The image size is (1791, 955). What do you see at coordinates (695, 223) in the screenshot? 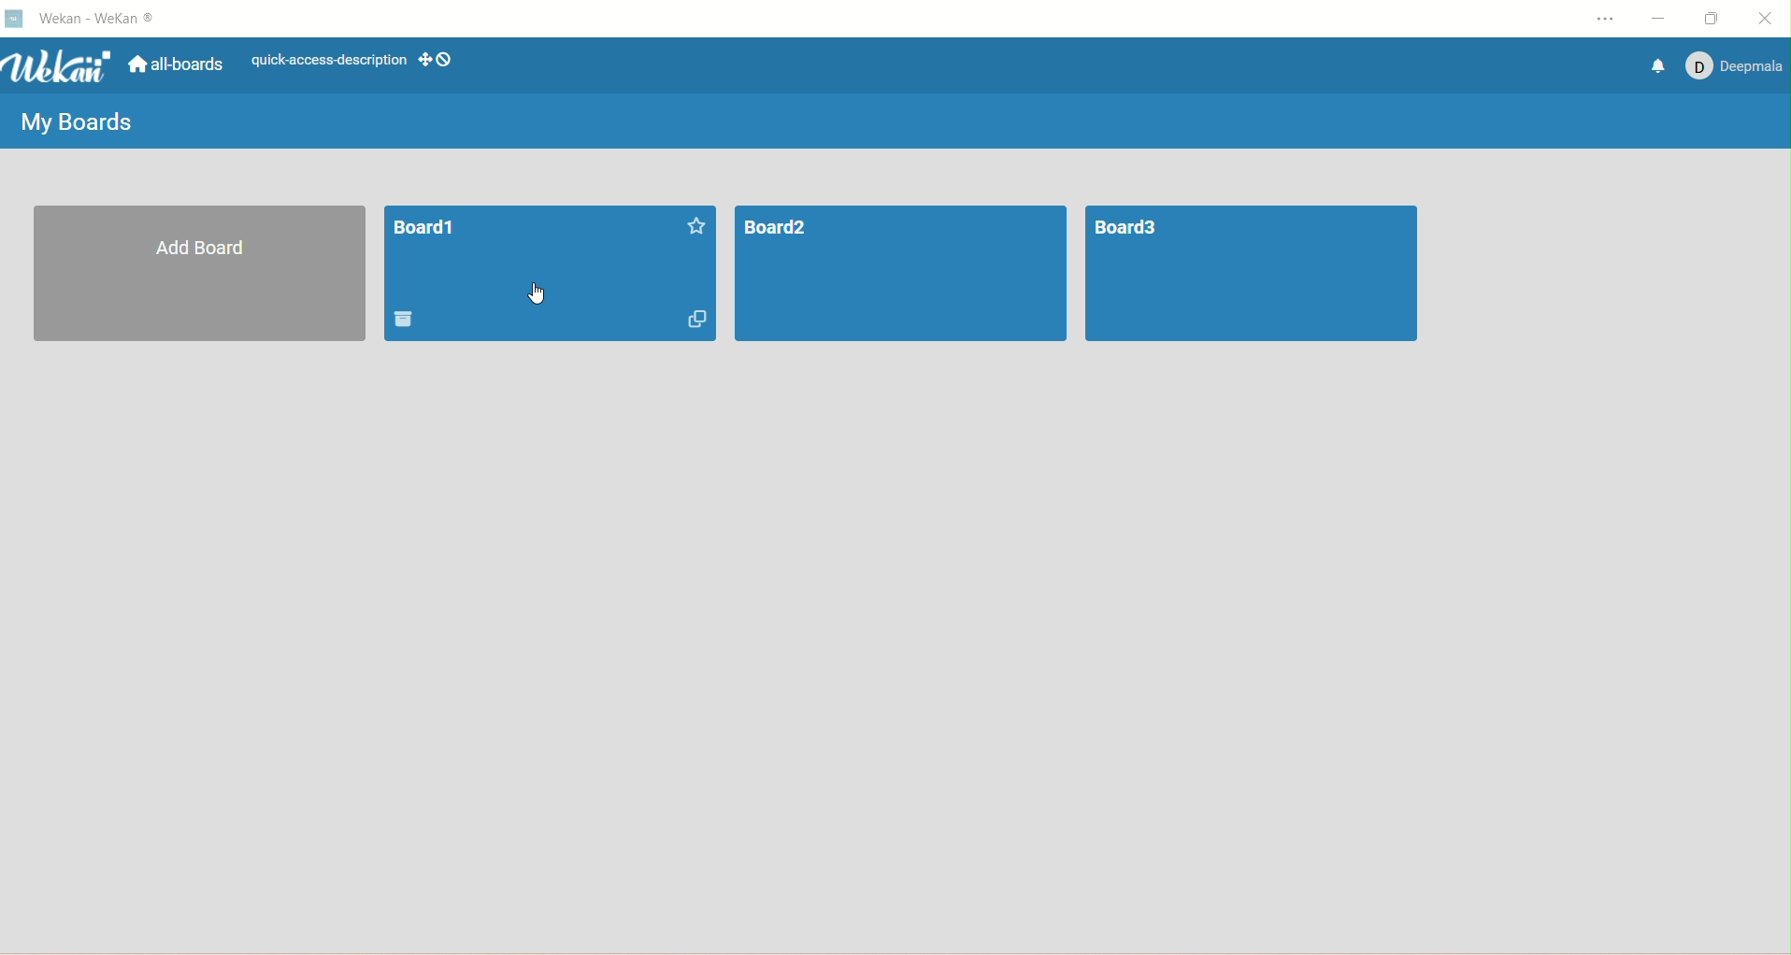
I see `favorite` at bounding box center [695, 223].